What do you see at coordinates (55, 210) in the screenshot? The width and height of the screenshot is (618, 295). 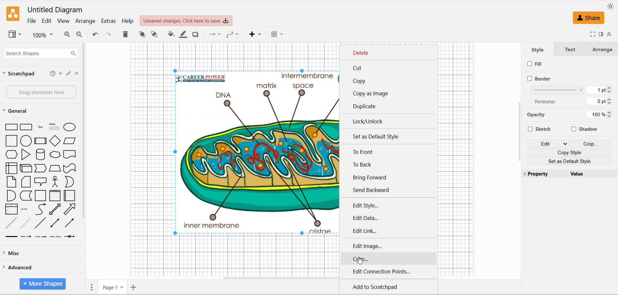 I see `Bidirectional Arrow` at bounding box center [55, 210].